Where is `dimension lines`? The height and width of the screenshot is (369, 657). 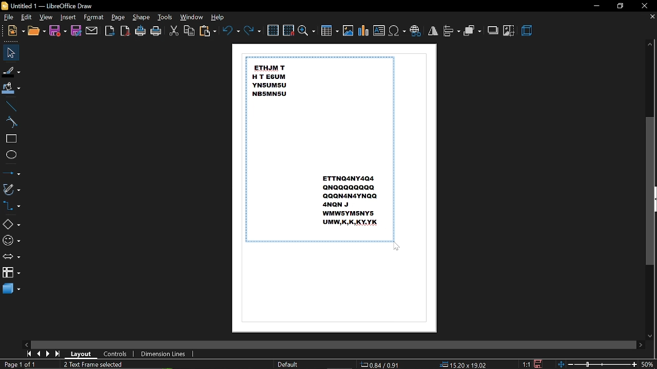
dimension lines is located at coordinates (163, 354).